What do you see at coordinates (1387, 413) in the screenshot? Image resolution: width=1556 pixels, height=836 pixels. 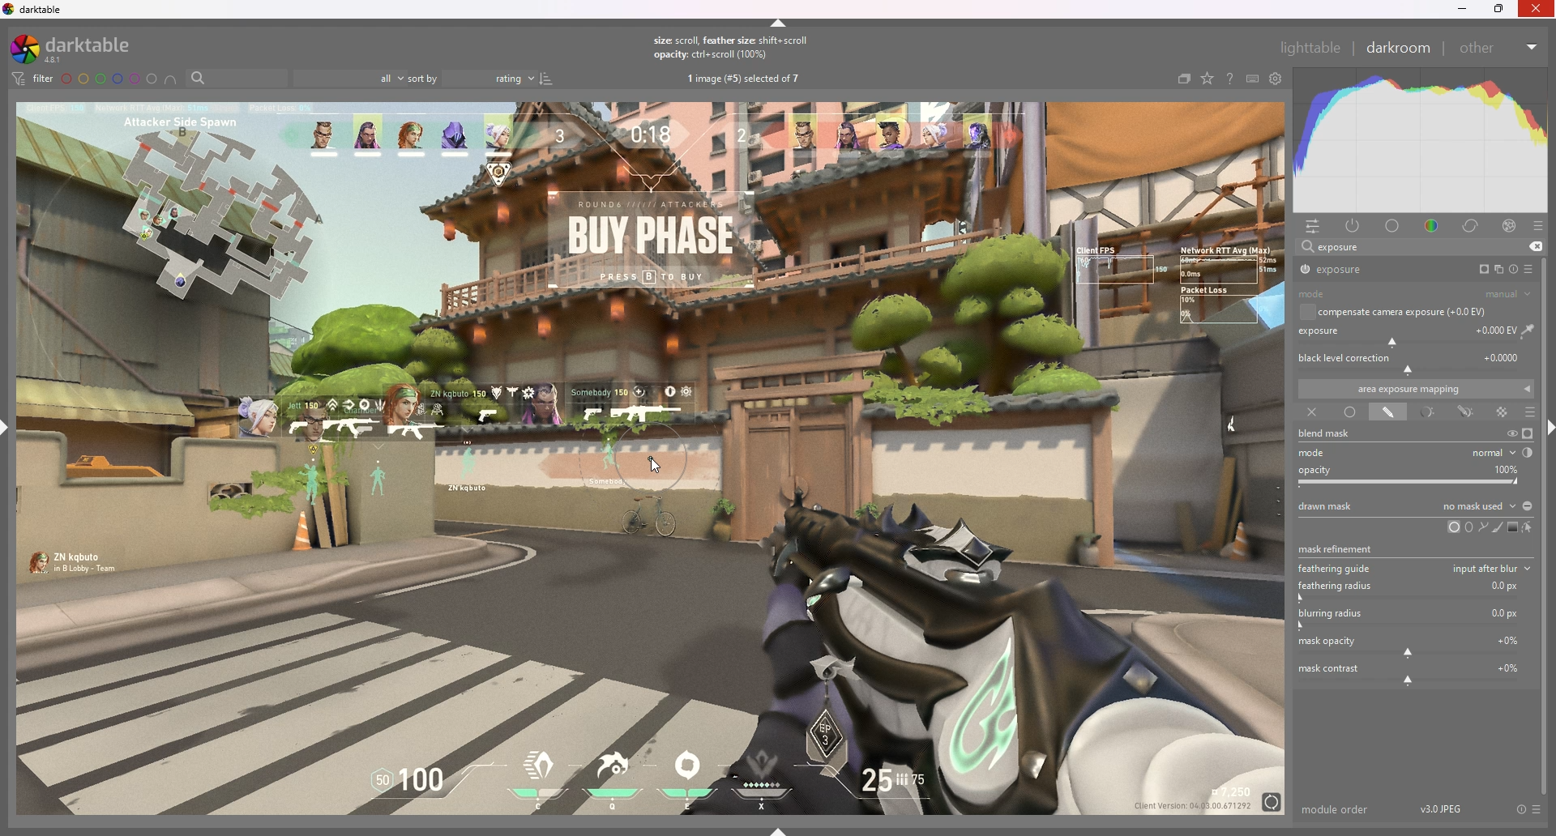 I see `drawn mask` at bounding box center [1387, 413].